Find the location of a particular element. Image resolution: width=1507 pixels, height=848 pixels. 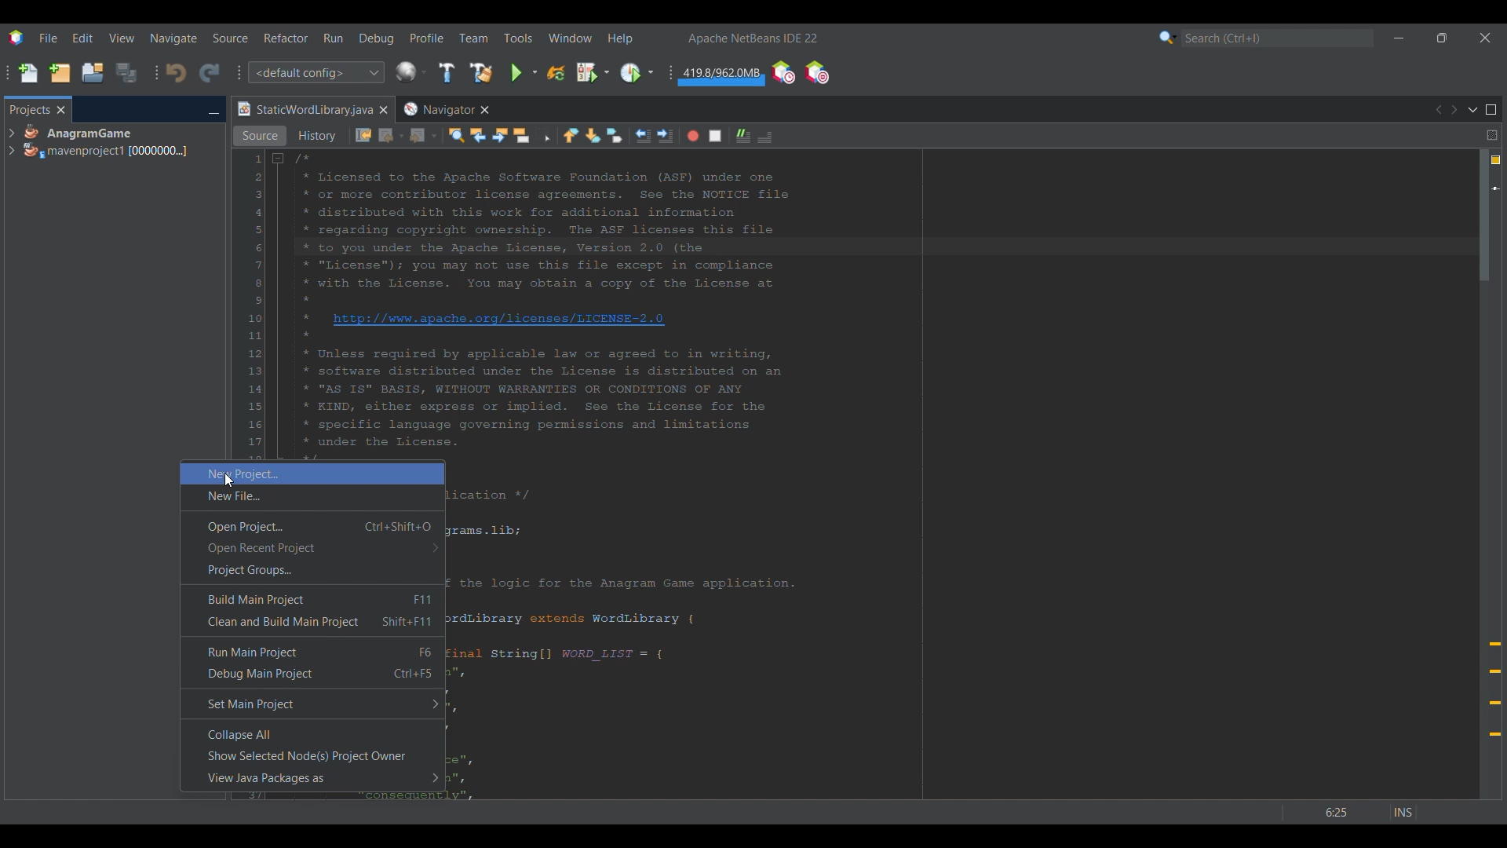

Close is located at coordinates (383, 110).